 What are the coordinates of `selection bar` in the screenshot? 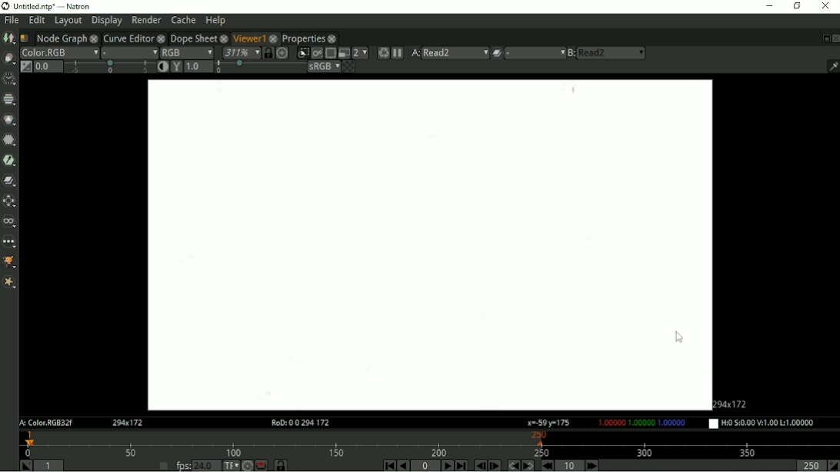 It's located at (259, 68).